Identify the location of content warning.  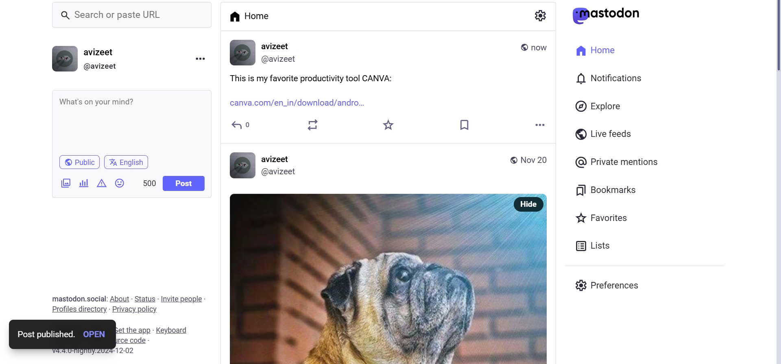
(102, 185).